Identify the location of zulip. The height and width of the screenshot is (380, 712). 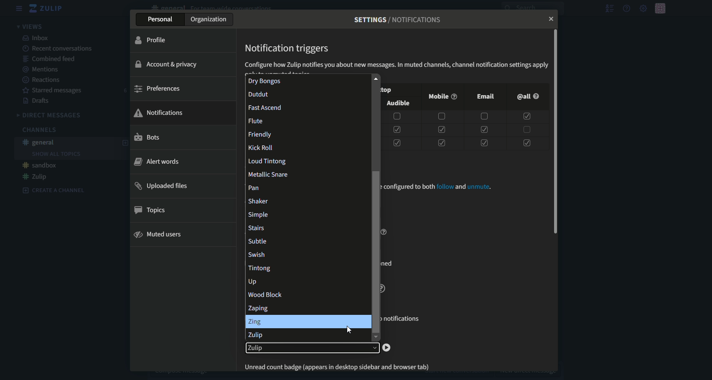
(306, 335).